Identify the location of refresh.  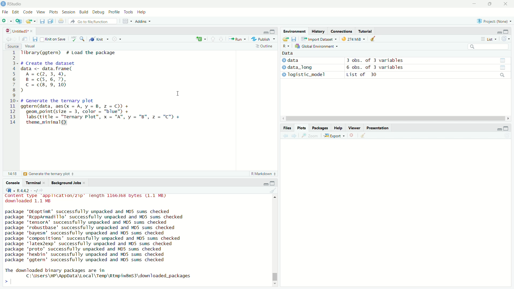
(505, 40).